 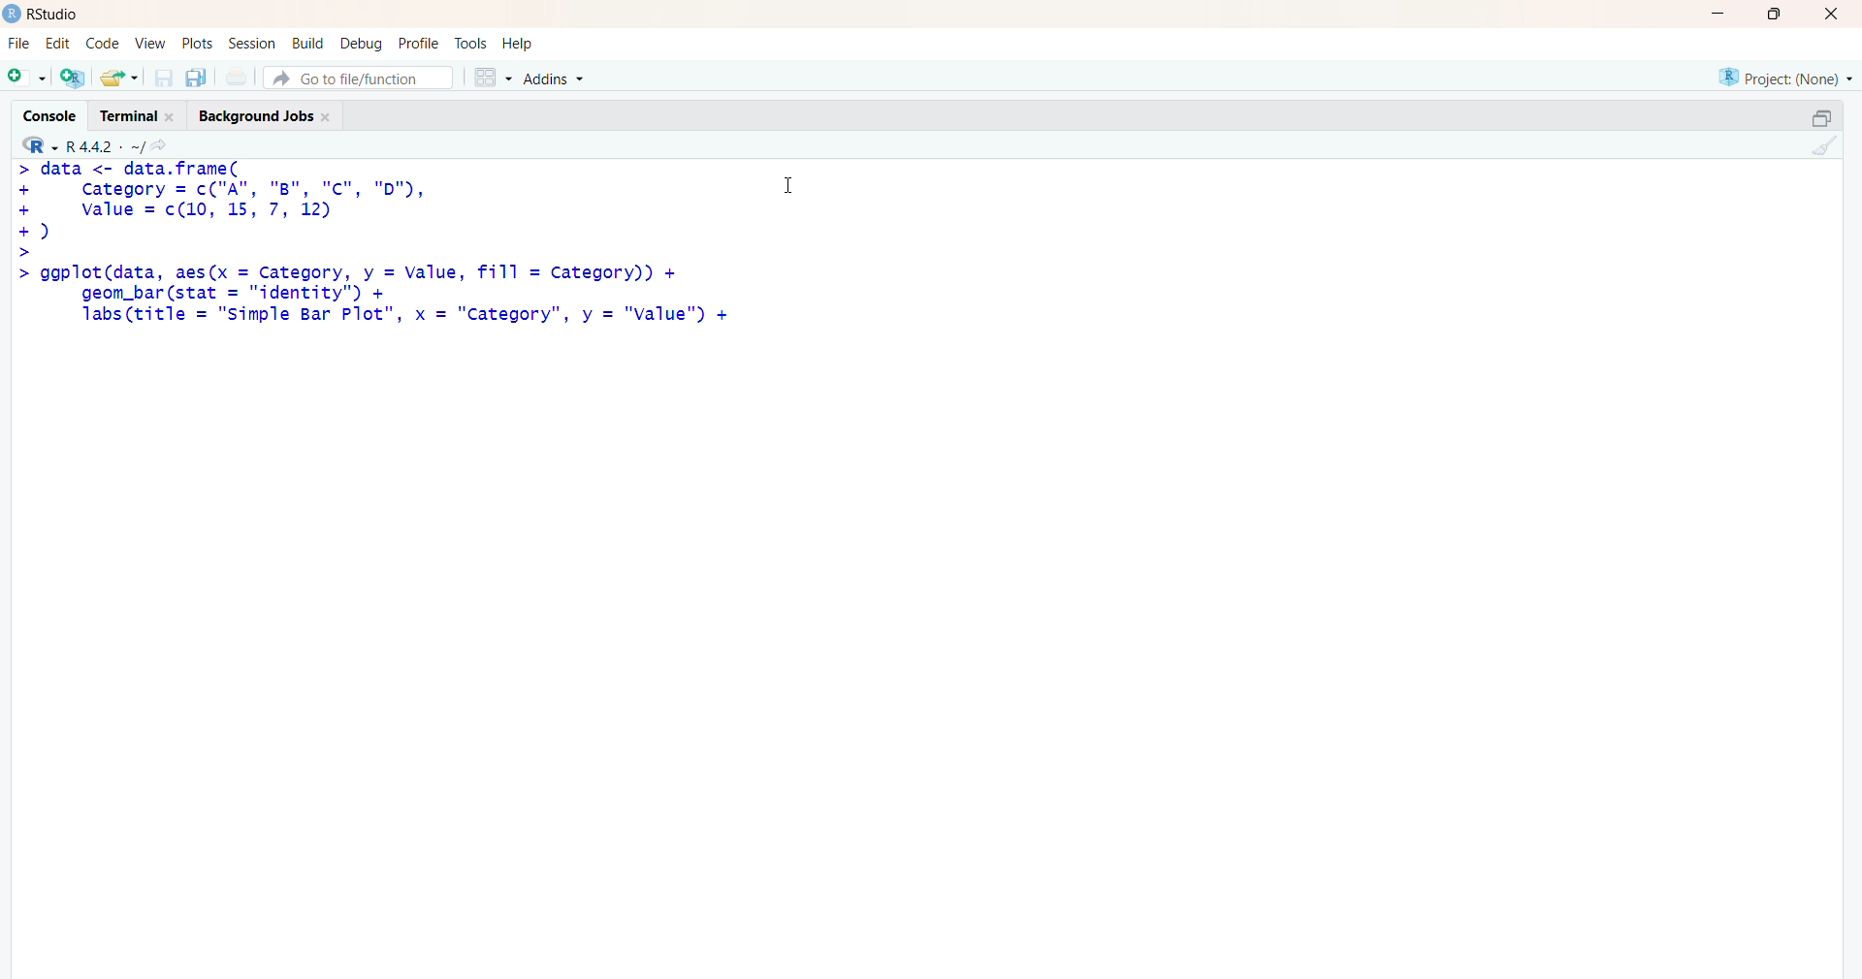 I want to click on profile, so click(x=417, y=45).